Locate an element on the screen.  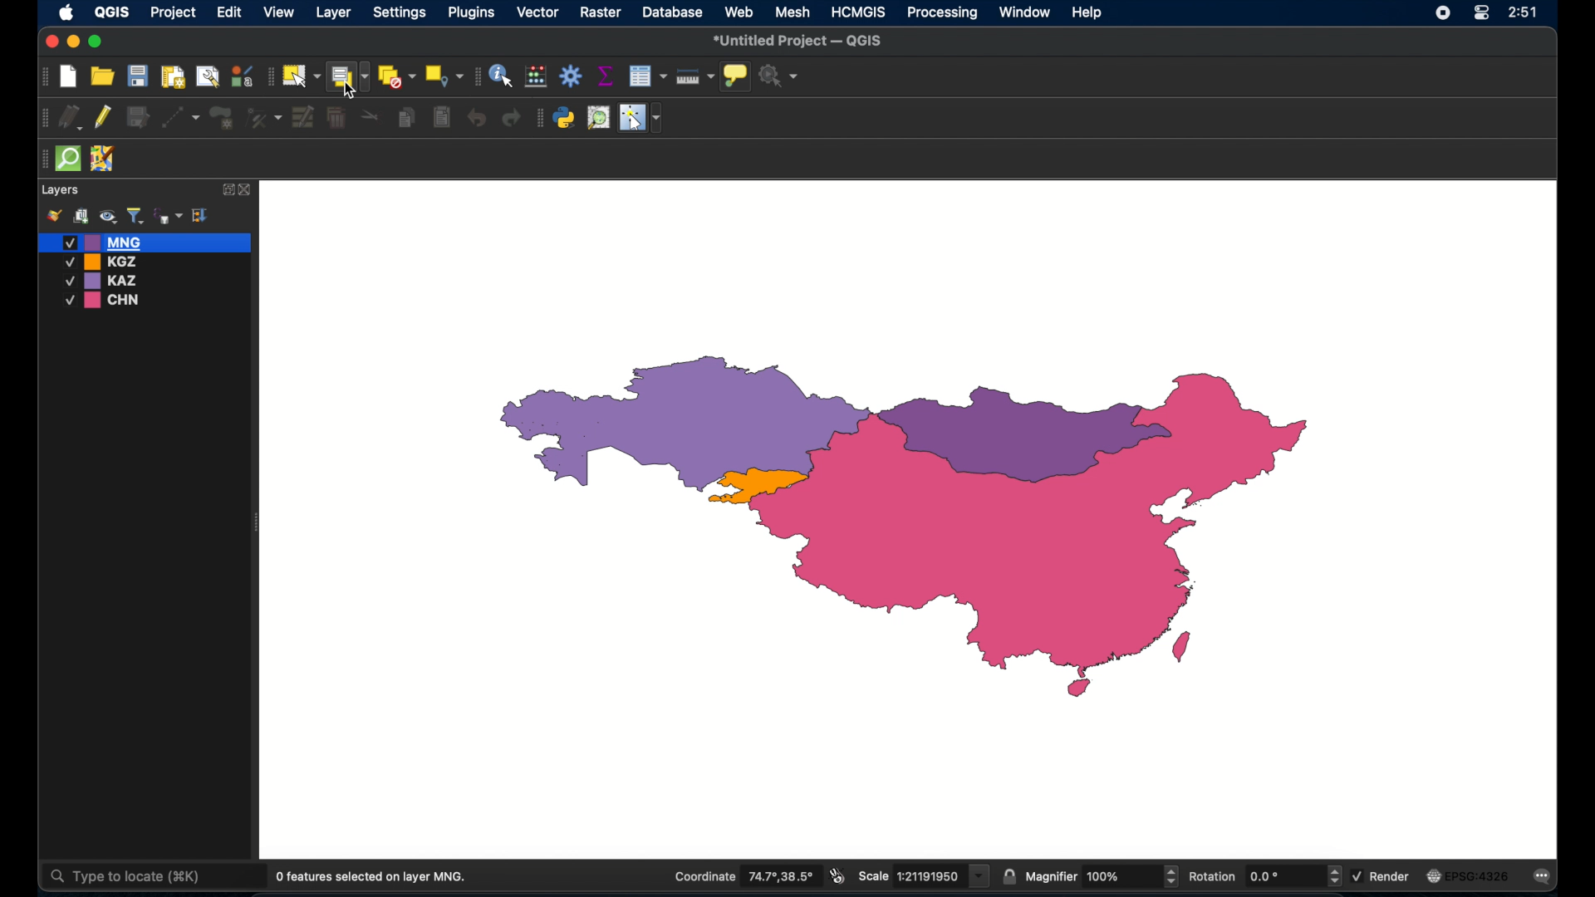
close is located at coordinates (50, 41).